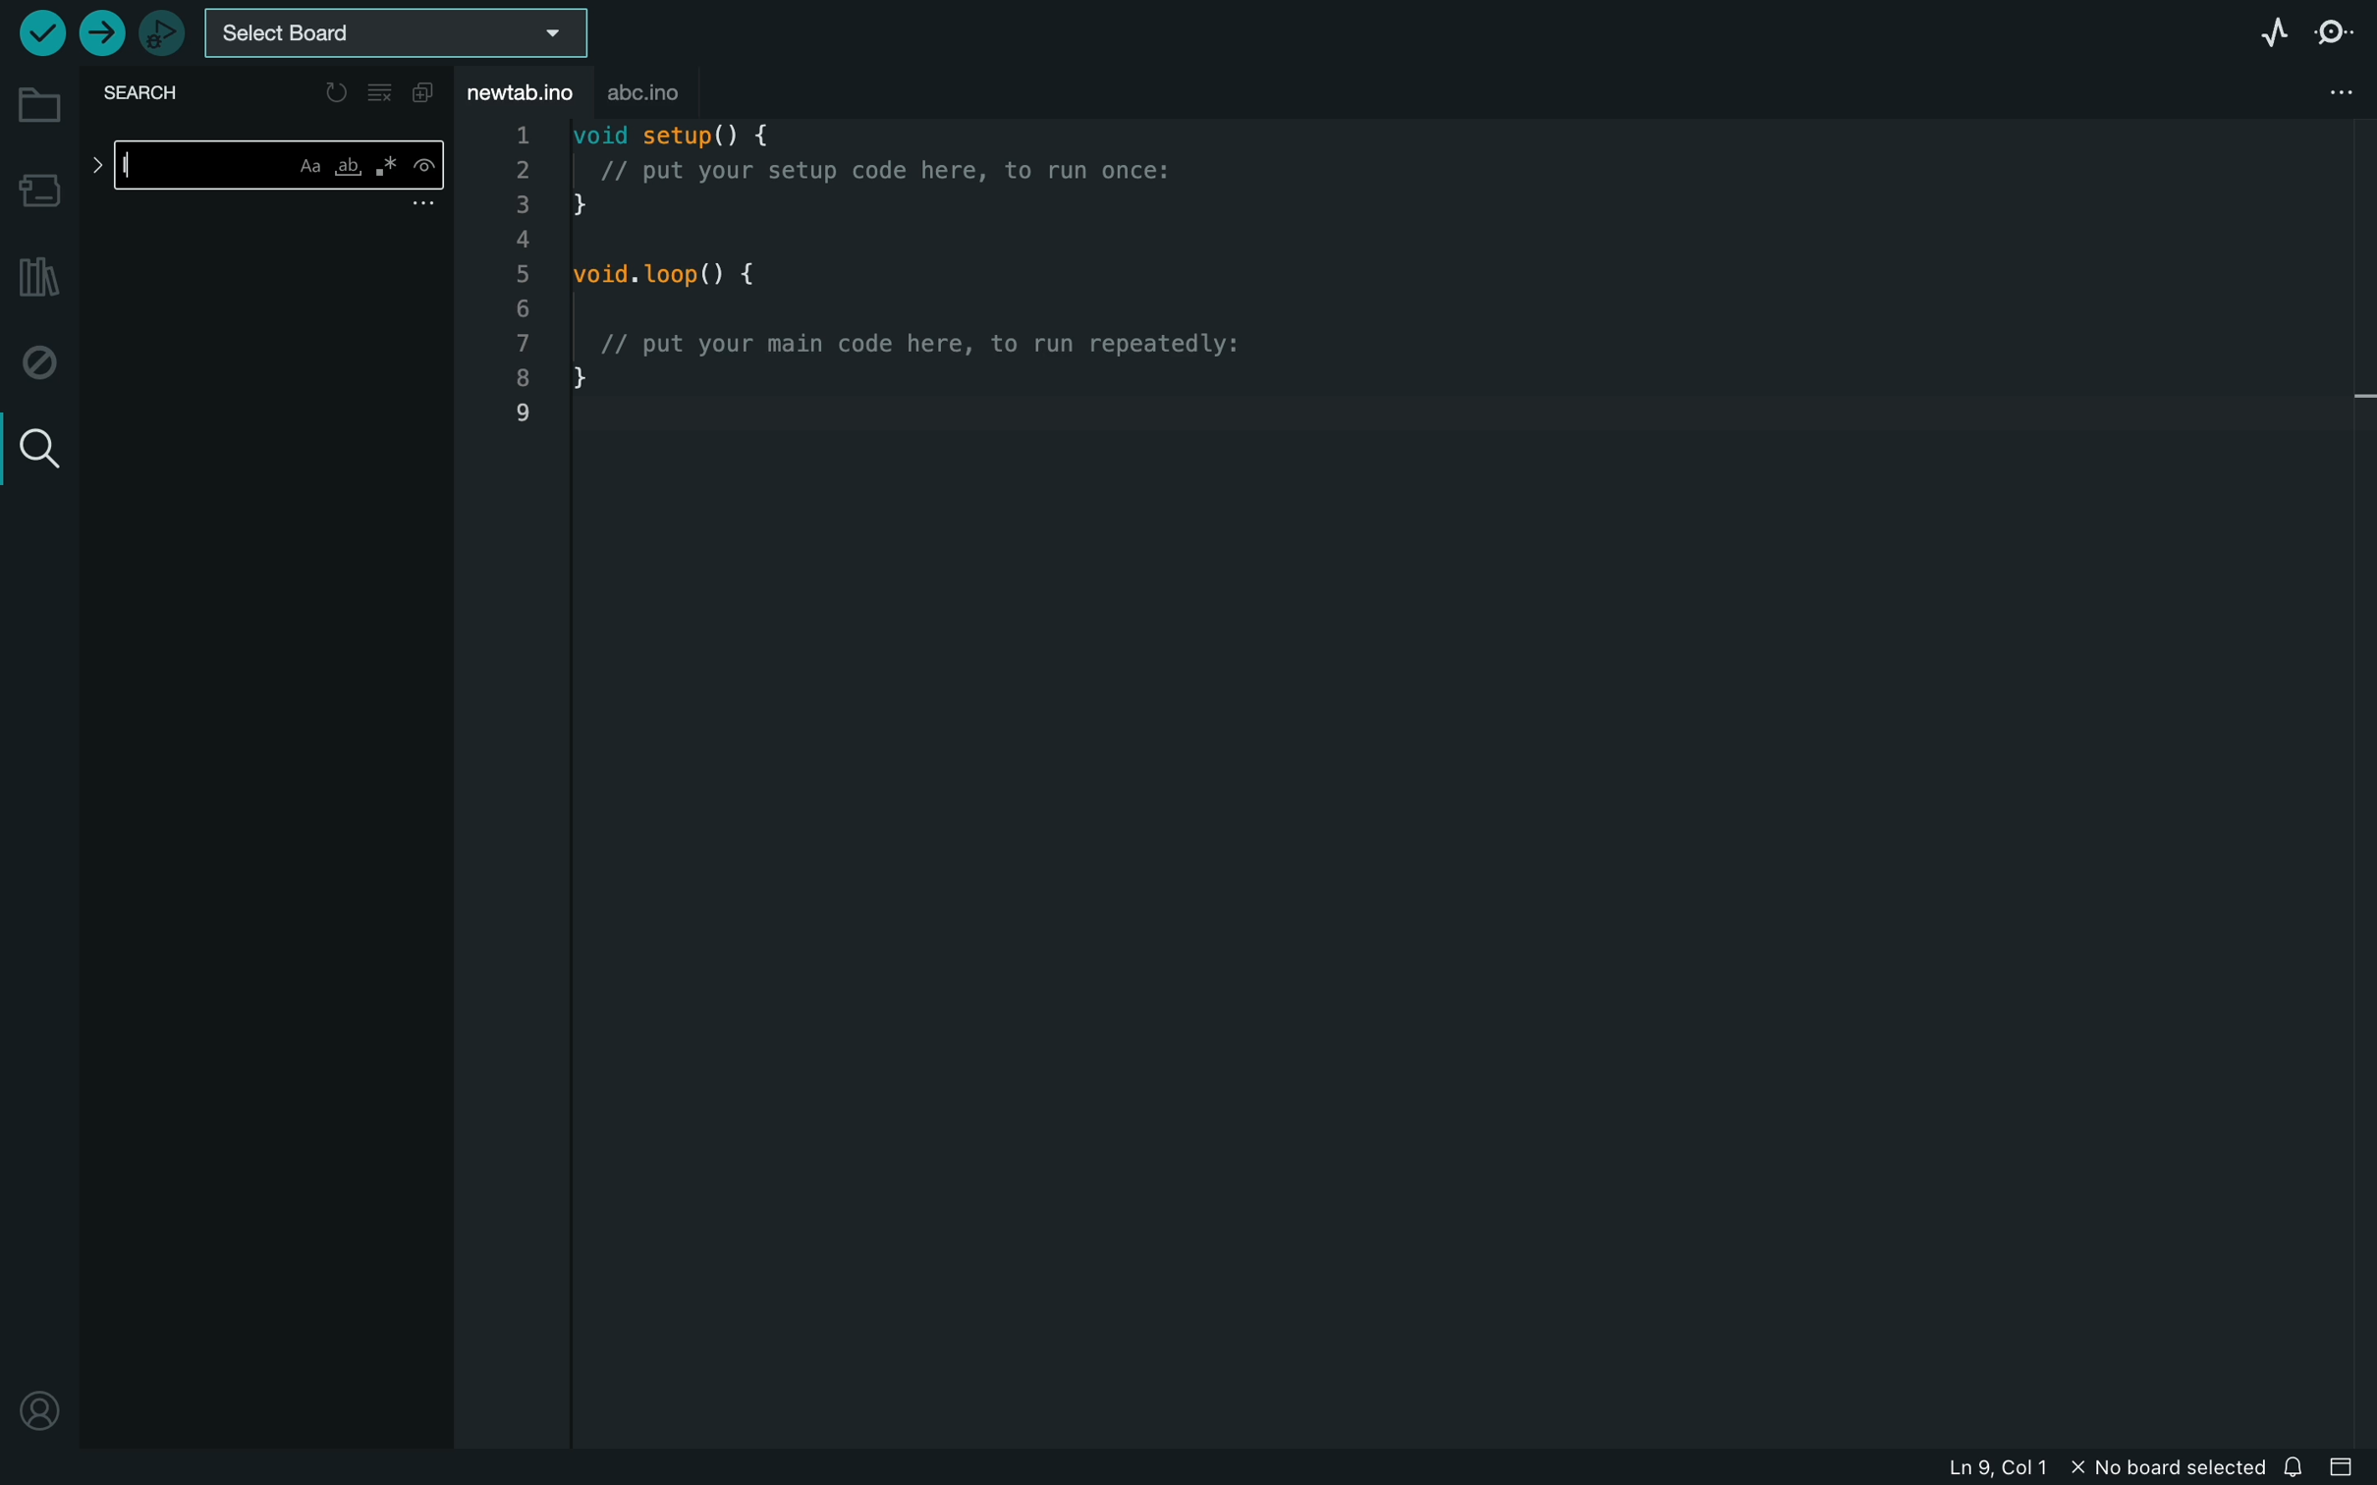  Describe the element at coordinates (36, 1410) in the screenshot. I see `profile` at that location.